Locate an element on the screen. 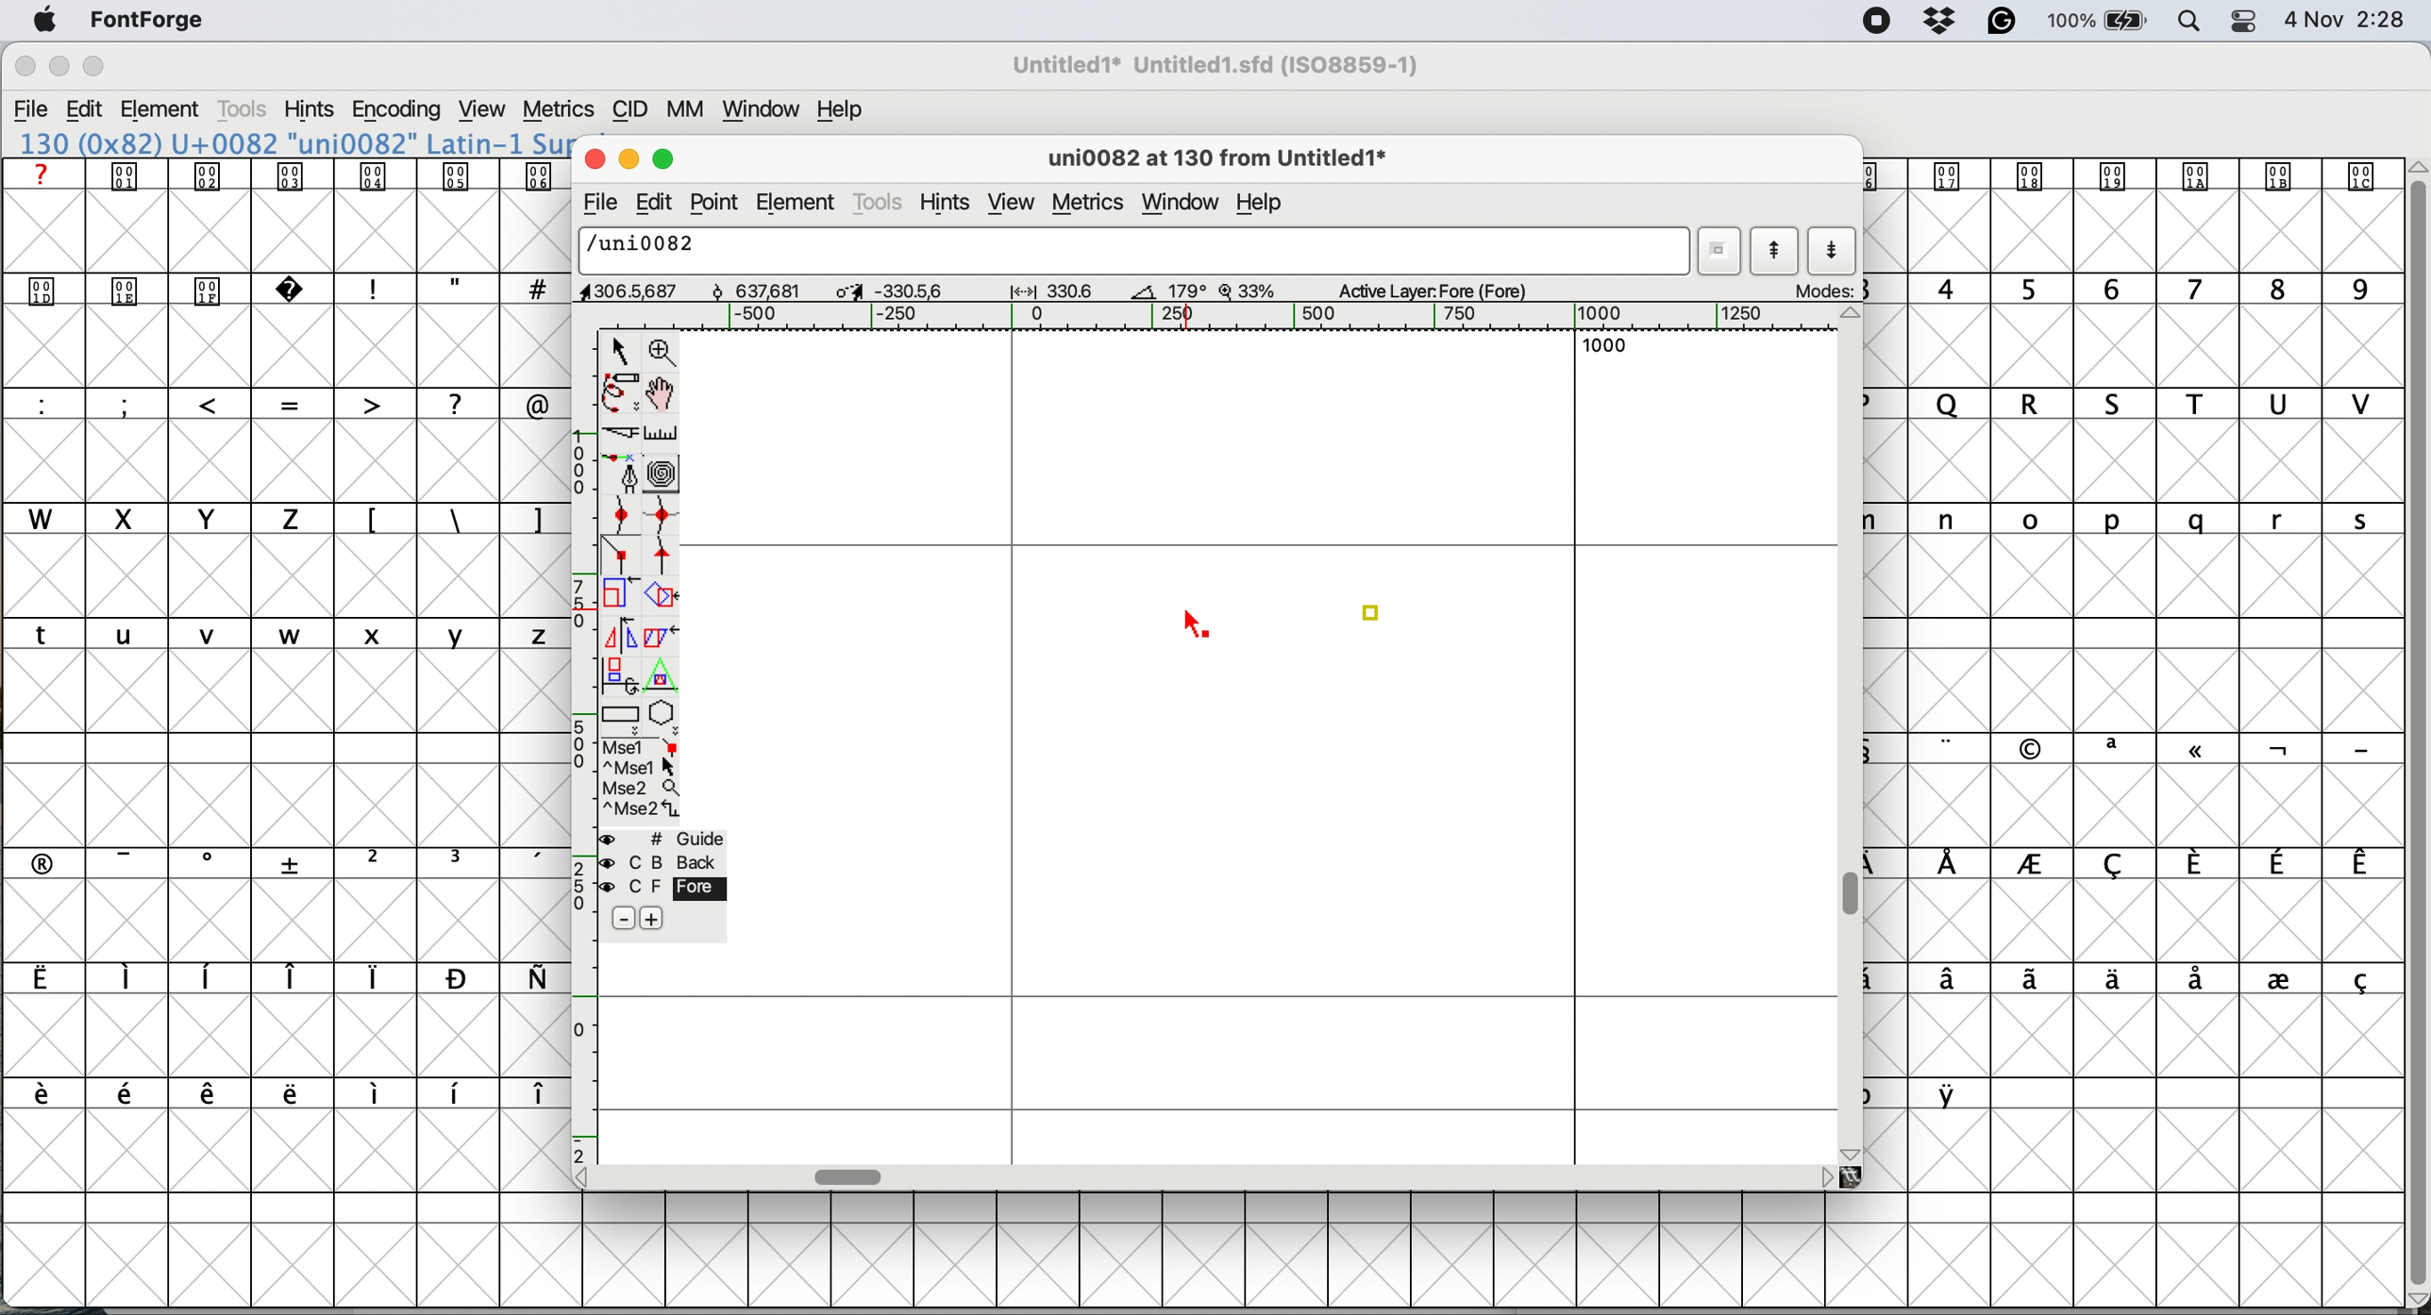  horizontal scroll bar is located at coordinates (851, 1176).